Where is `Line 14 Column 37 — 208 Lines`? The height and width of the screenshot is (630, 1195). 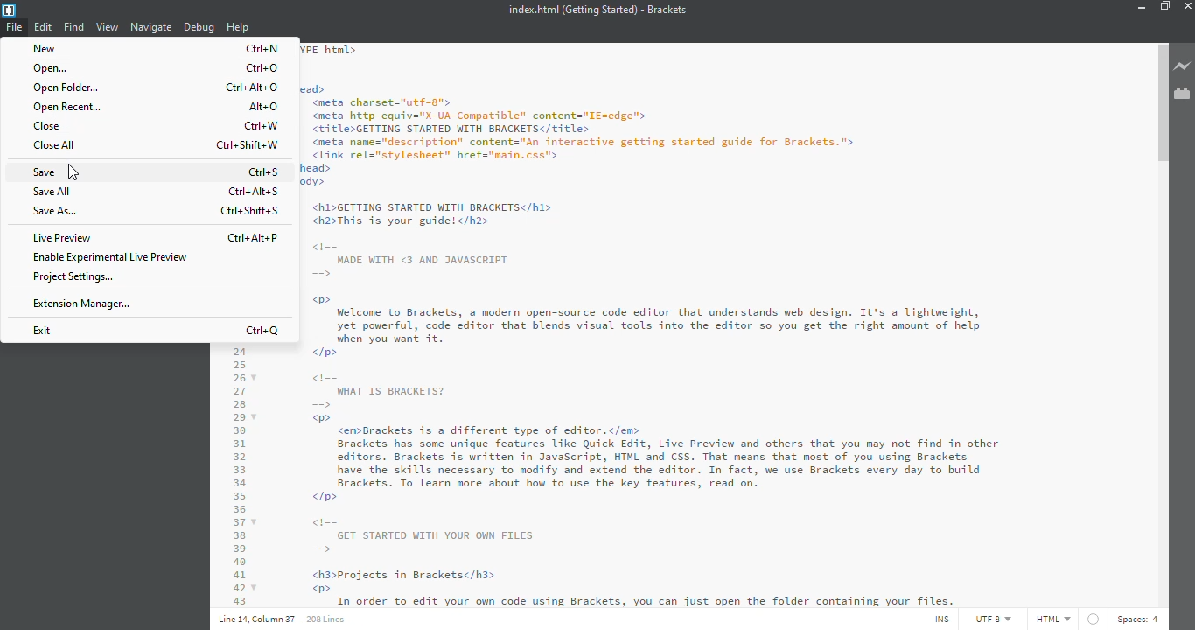
Line 14 Column 37 — 208 Lines is located at coordinates (283, 619).